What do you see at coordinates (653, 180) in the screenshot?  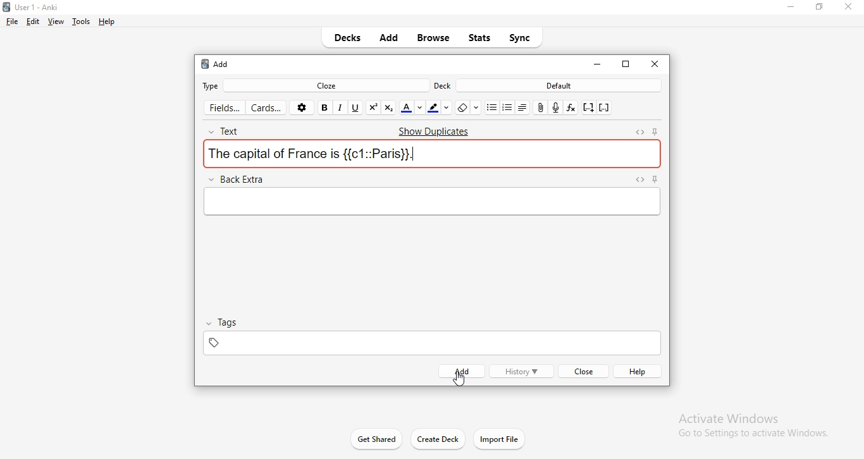 I see `pin` at bounding box center [653, 180].